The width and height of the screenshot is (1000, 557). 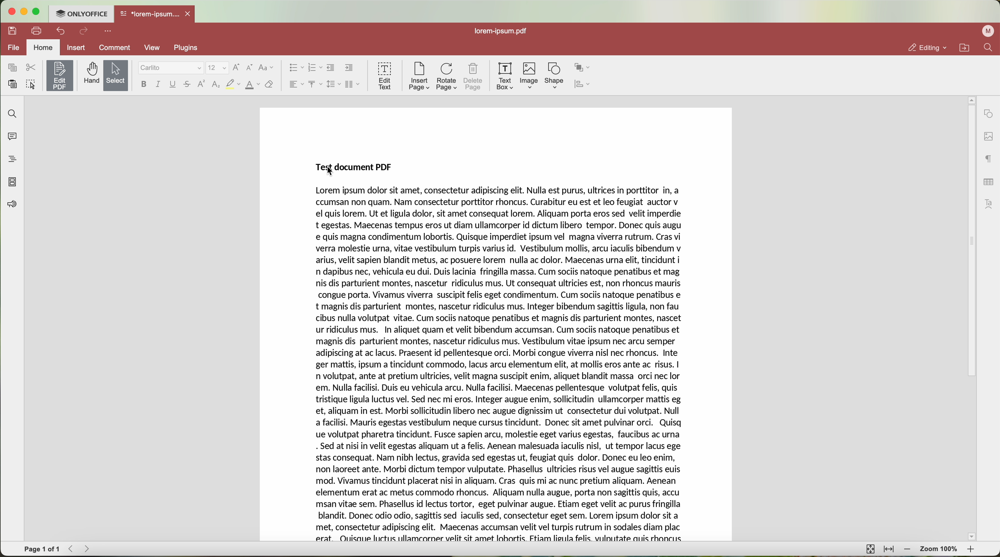 What do you see at coordinates (13, 114) in the screenshot?
I see `find` at bounding box center [13, 114].